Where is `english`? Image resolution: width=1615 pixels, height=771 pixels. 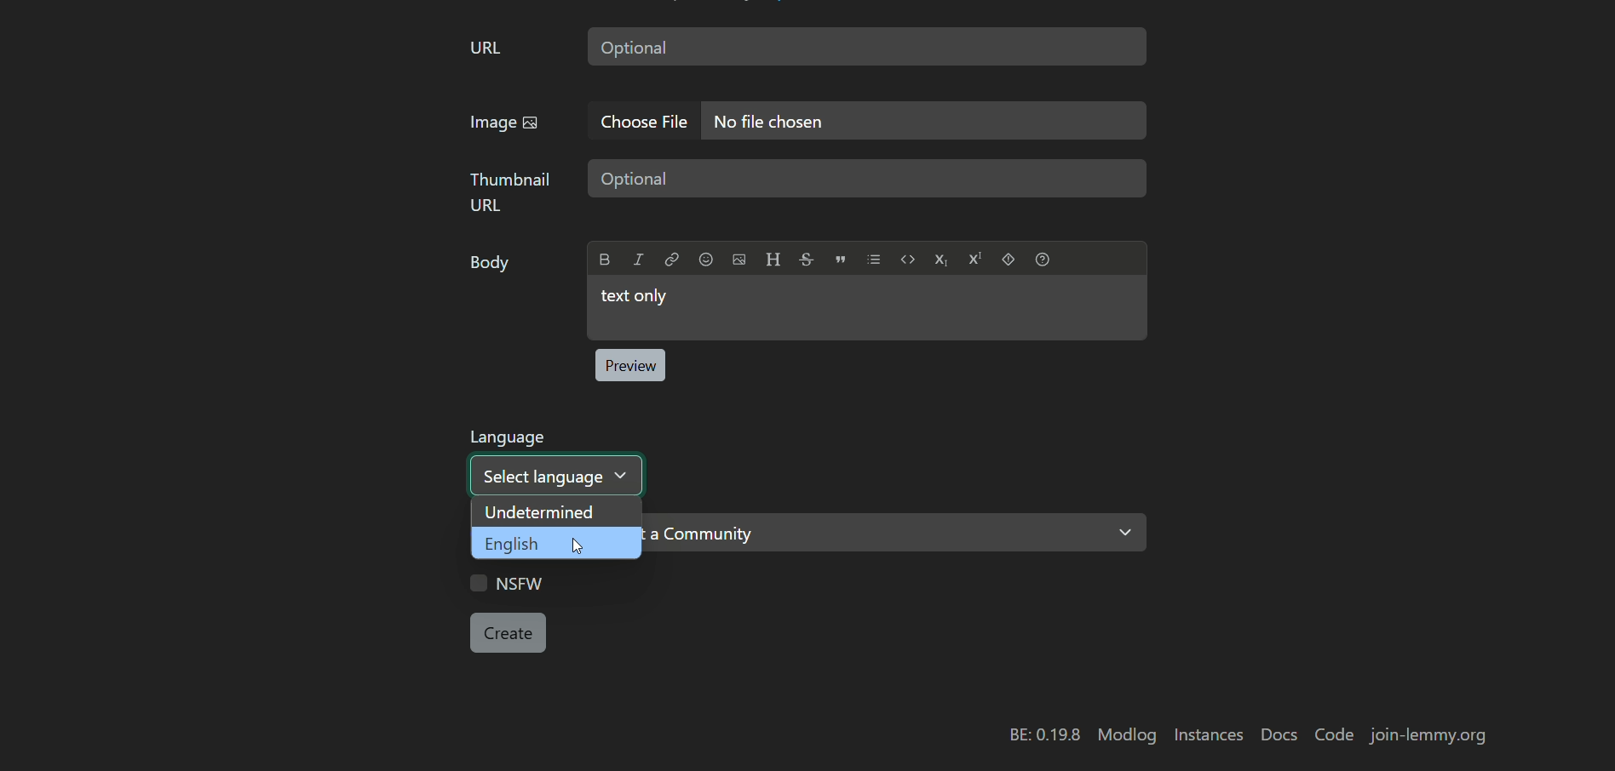 english is located at coordinates (557, 543).